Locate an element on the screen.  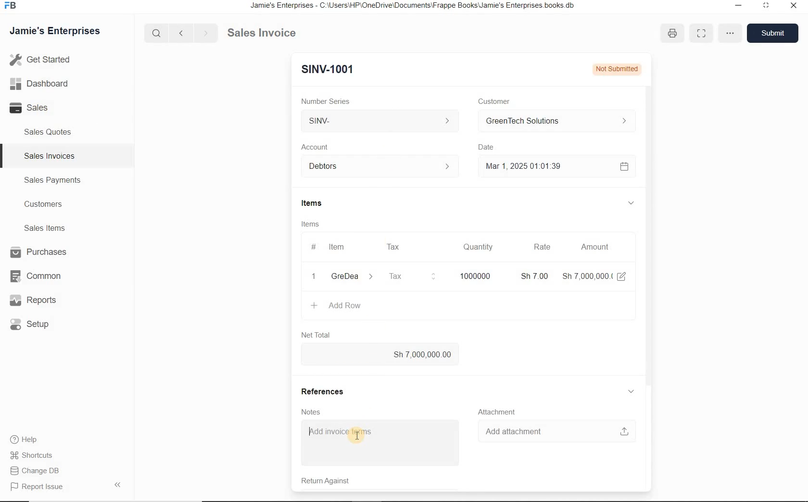
calender is located at coordinates (623, 166).